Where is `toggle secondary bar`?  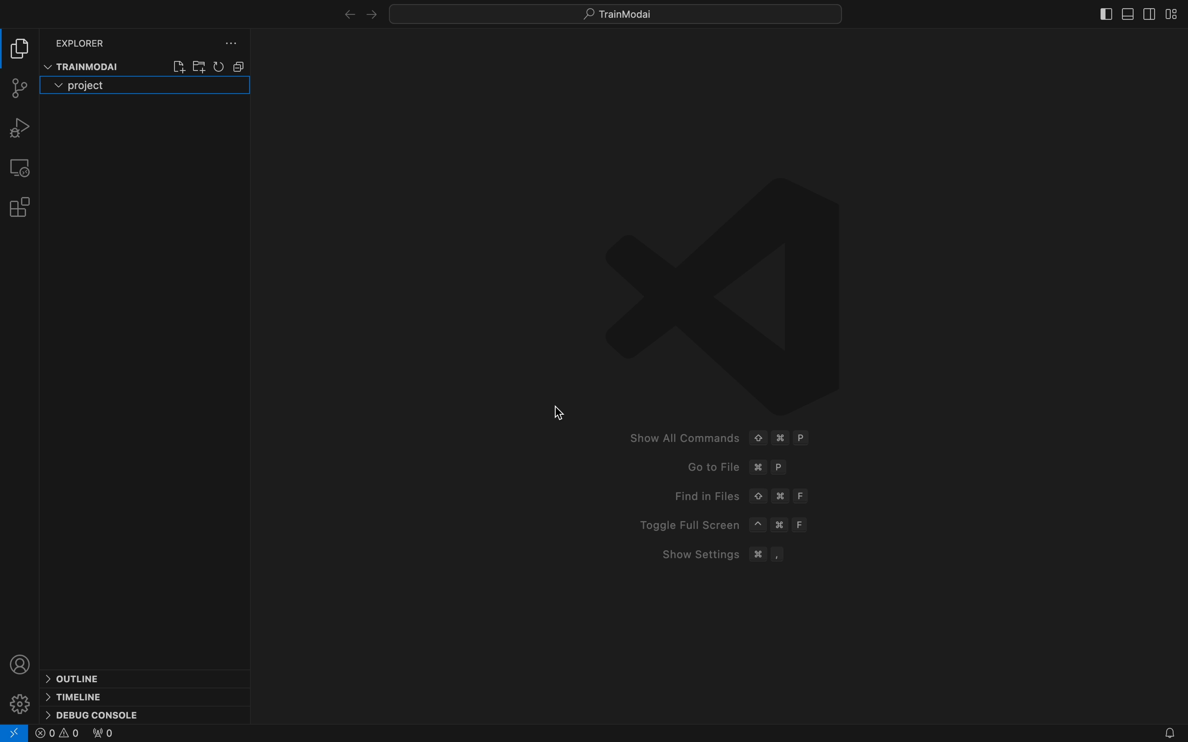 toggle secondary bar is located at coordinates (1153, 13).